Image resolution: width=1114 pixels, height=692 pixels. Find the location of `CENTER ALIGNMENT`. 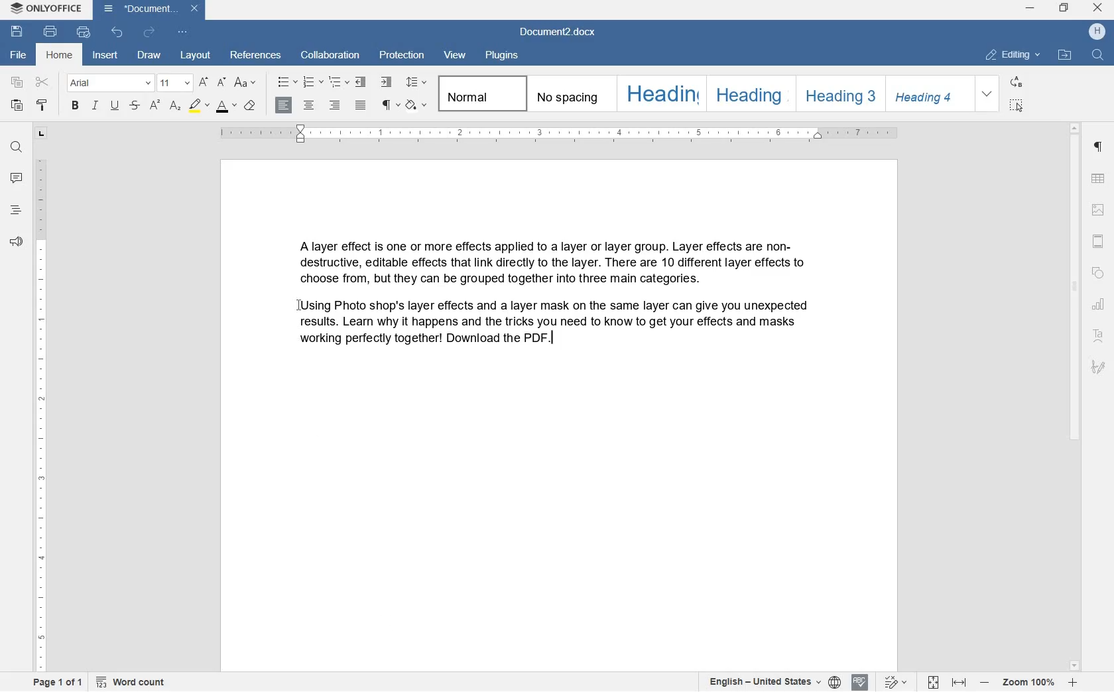

CENTER ALIGNMENT is located at coordinates (310, 105).